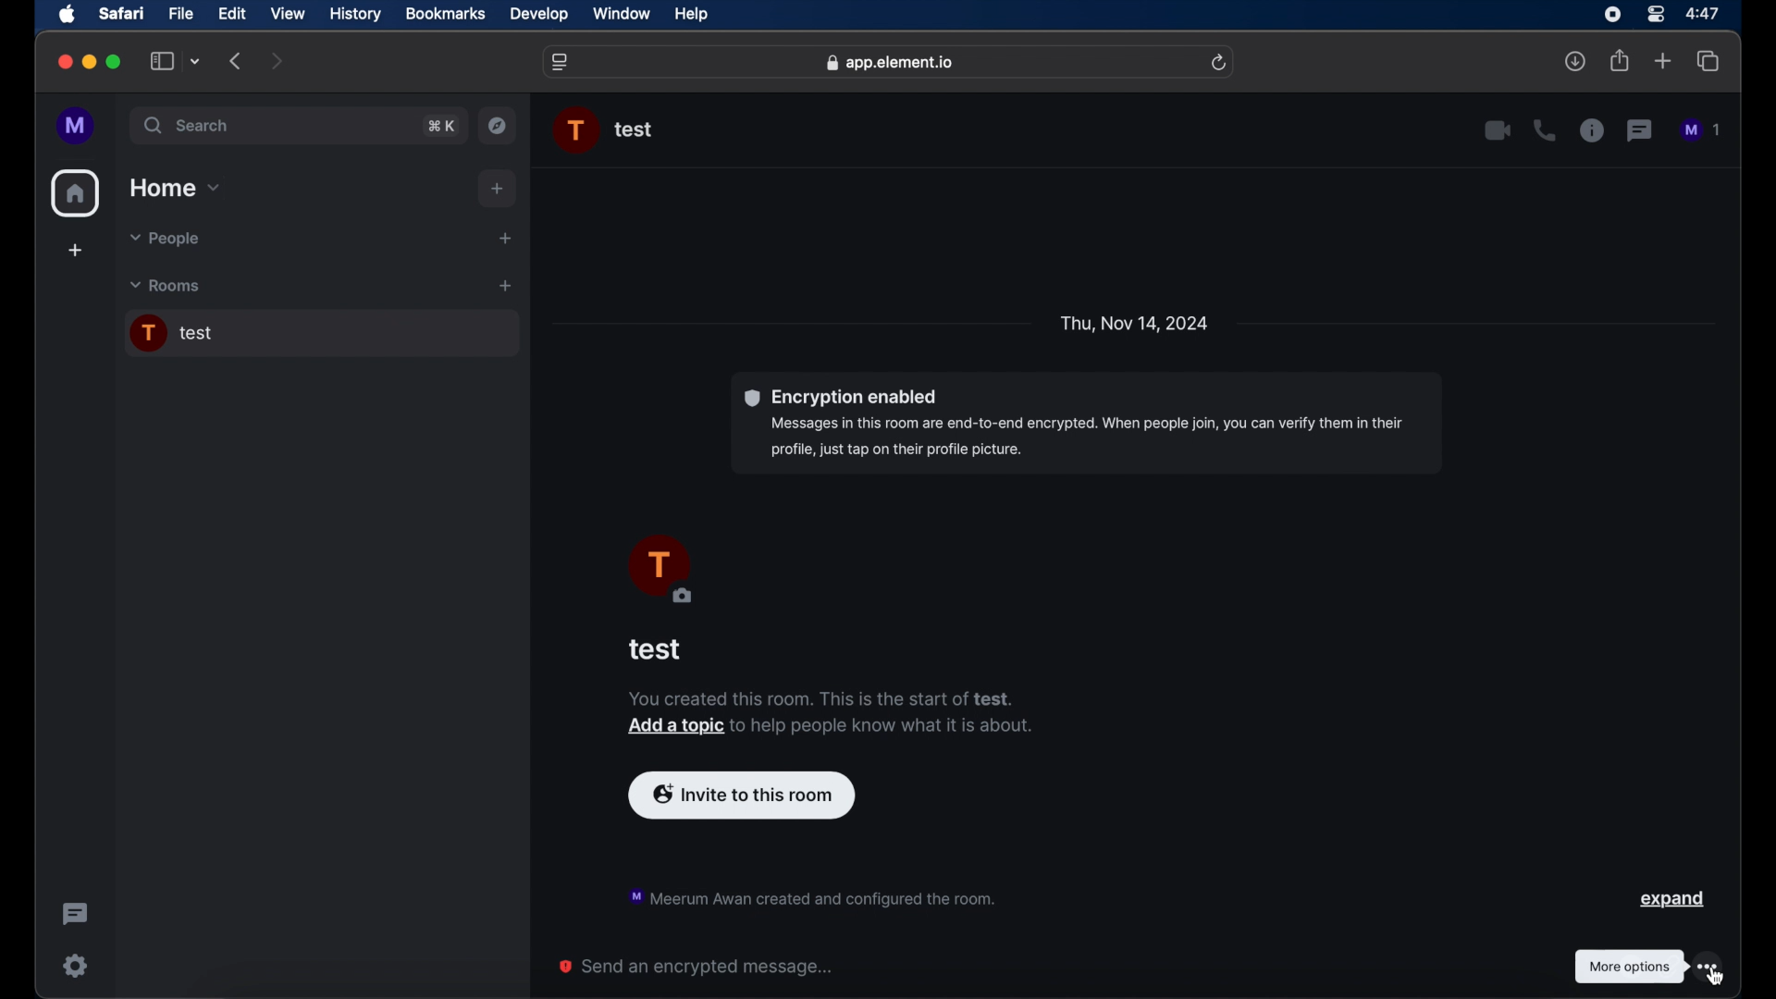 This screenshot has height=999, width=1776. Describe the element at coordinates (445, 14) in the screenshot. I see `bookmarks` at that location.